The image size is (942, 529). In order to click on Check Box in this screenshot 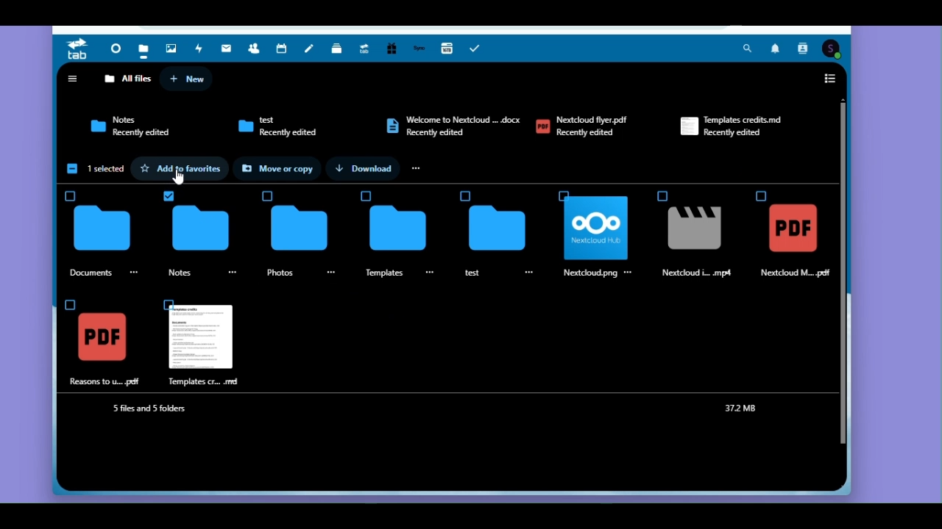, I will do `click(168, 303)`.